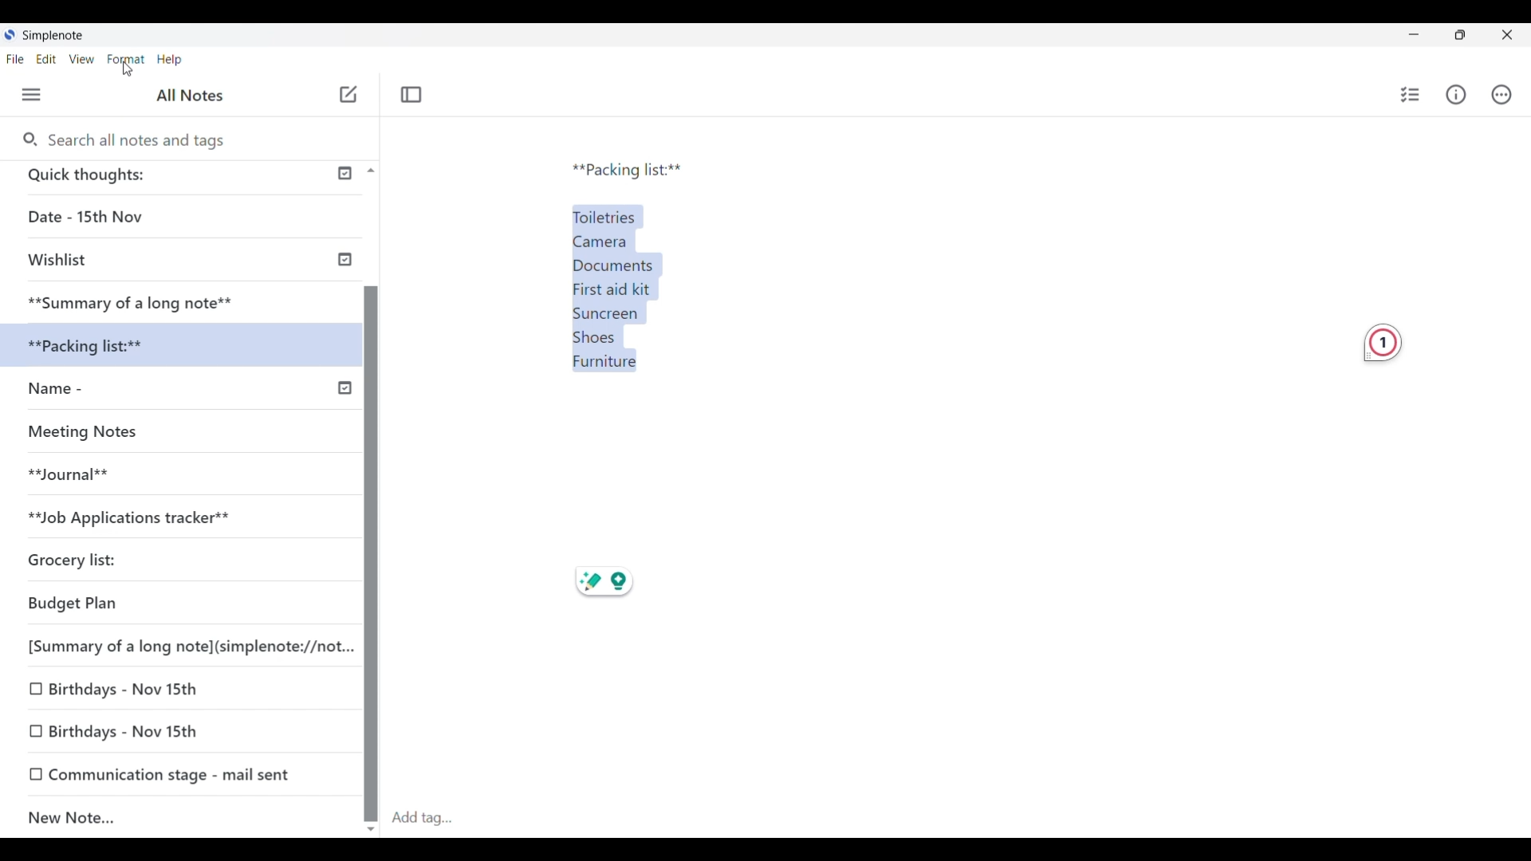 The image size is (1531, 861). I want to click on Close interface, so click(1507, 34).